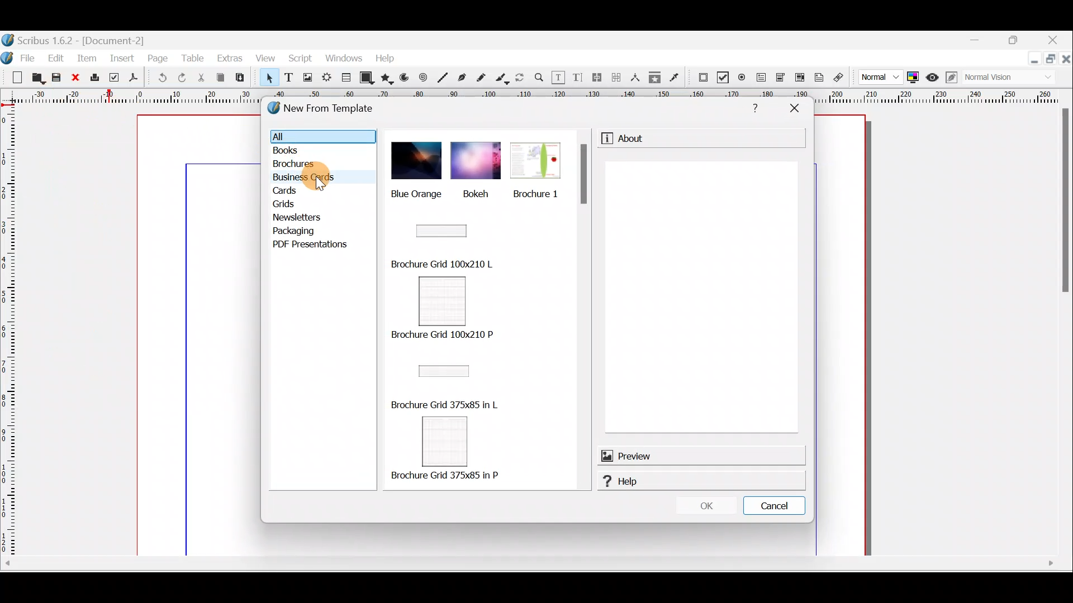 The width and height of the screenshot is (1073, 603). I want to click on help logo, so click(604, 481).